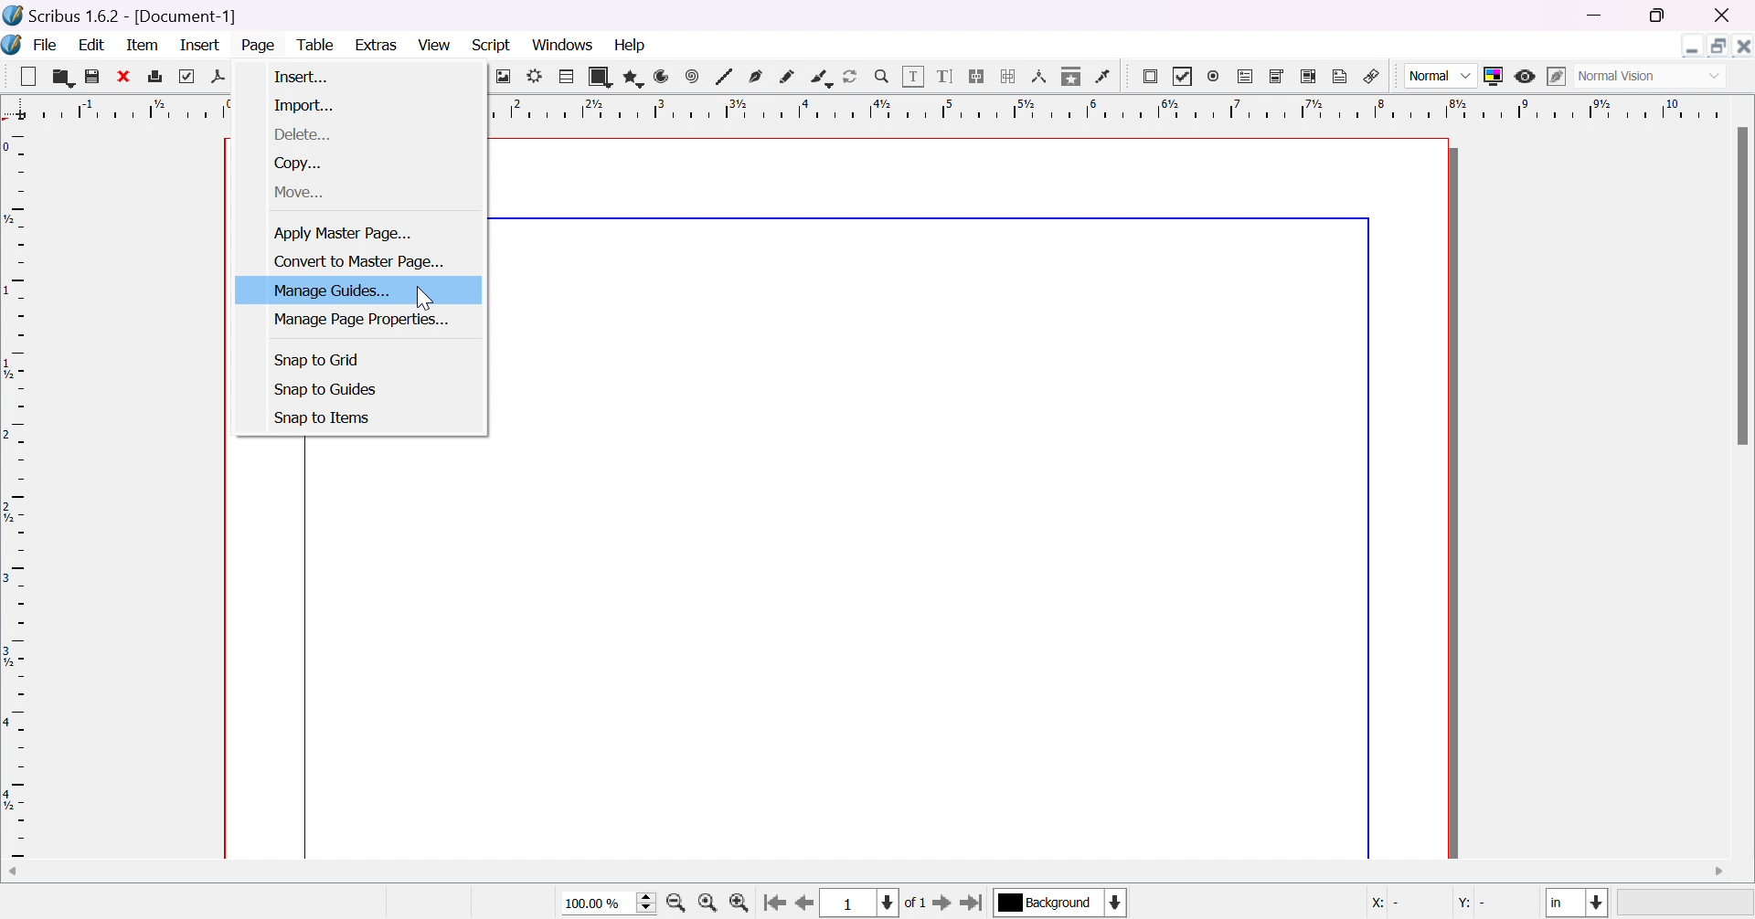 Image resolution: width=1755 pixels, height=919 pixels. What do you see at coordinates (1116, 902) in the screenshot?
I see `select current layer` at bounding box center [1116, 902].